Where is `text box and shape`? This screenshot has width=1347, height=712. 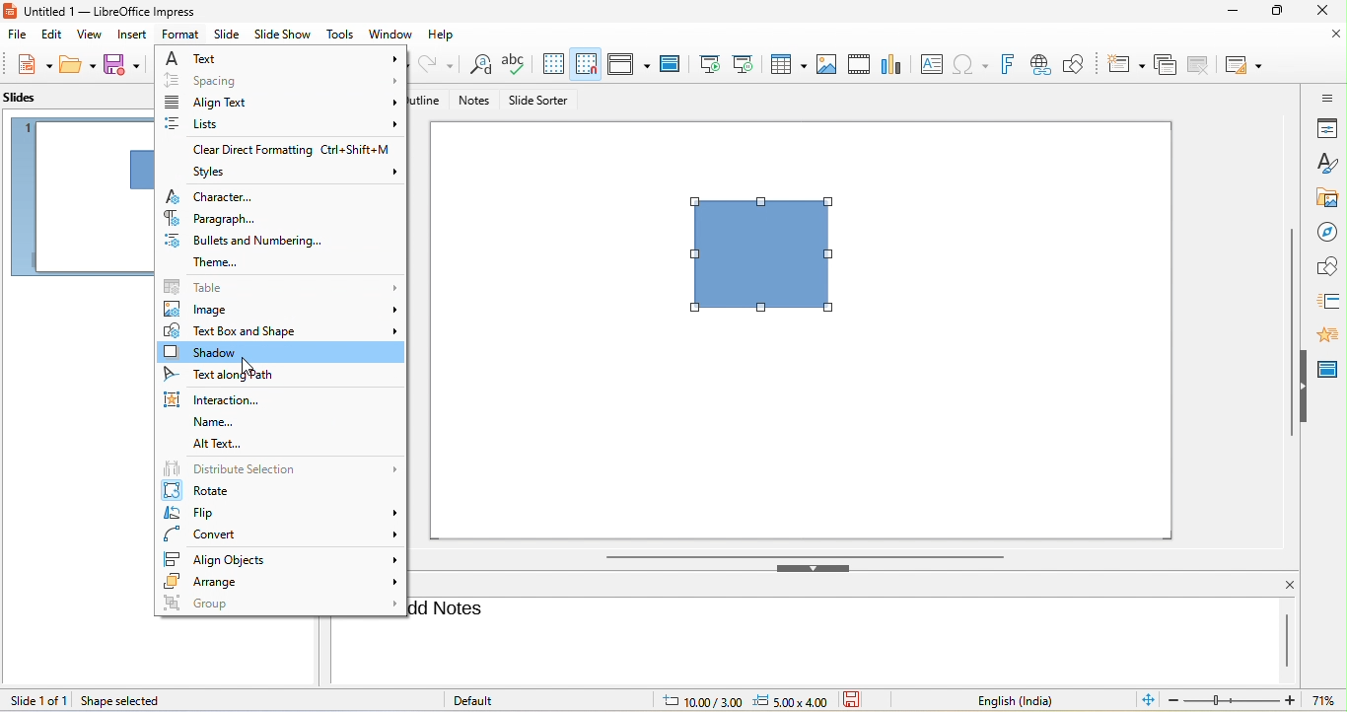
text box and shape is located at coordinates (281, 331).